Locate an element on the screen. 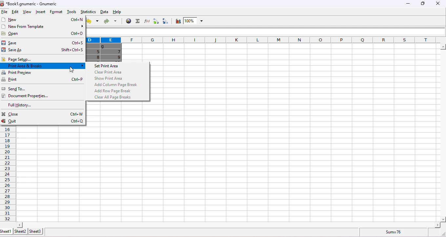 The width and height of the screenshot is (446, 237). close is located at coordinates (44, 114).